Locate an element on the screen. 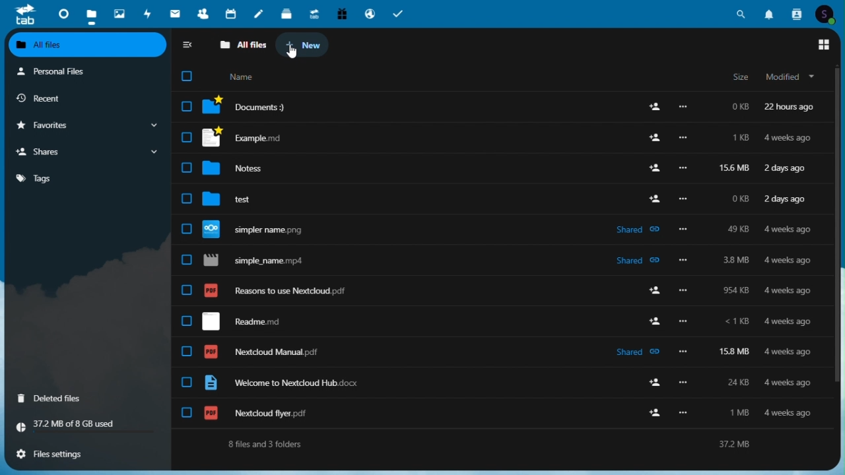 This screenshot has height=475, width=845. shared is located at coordinates (639, 259).